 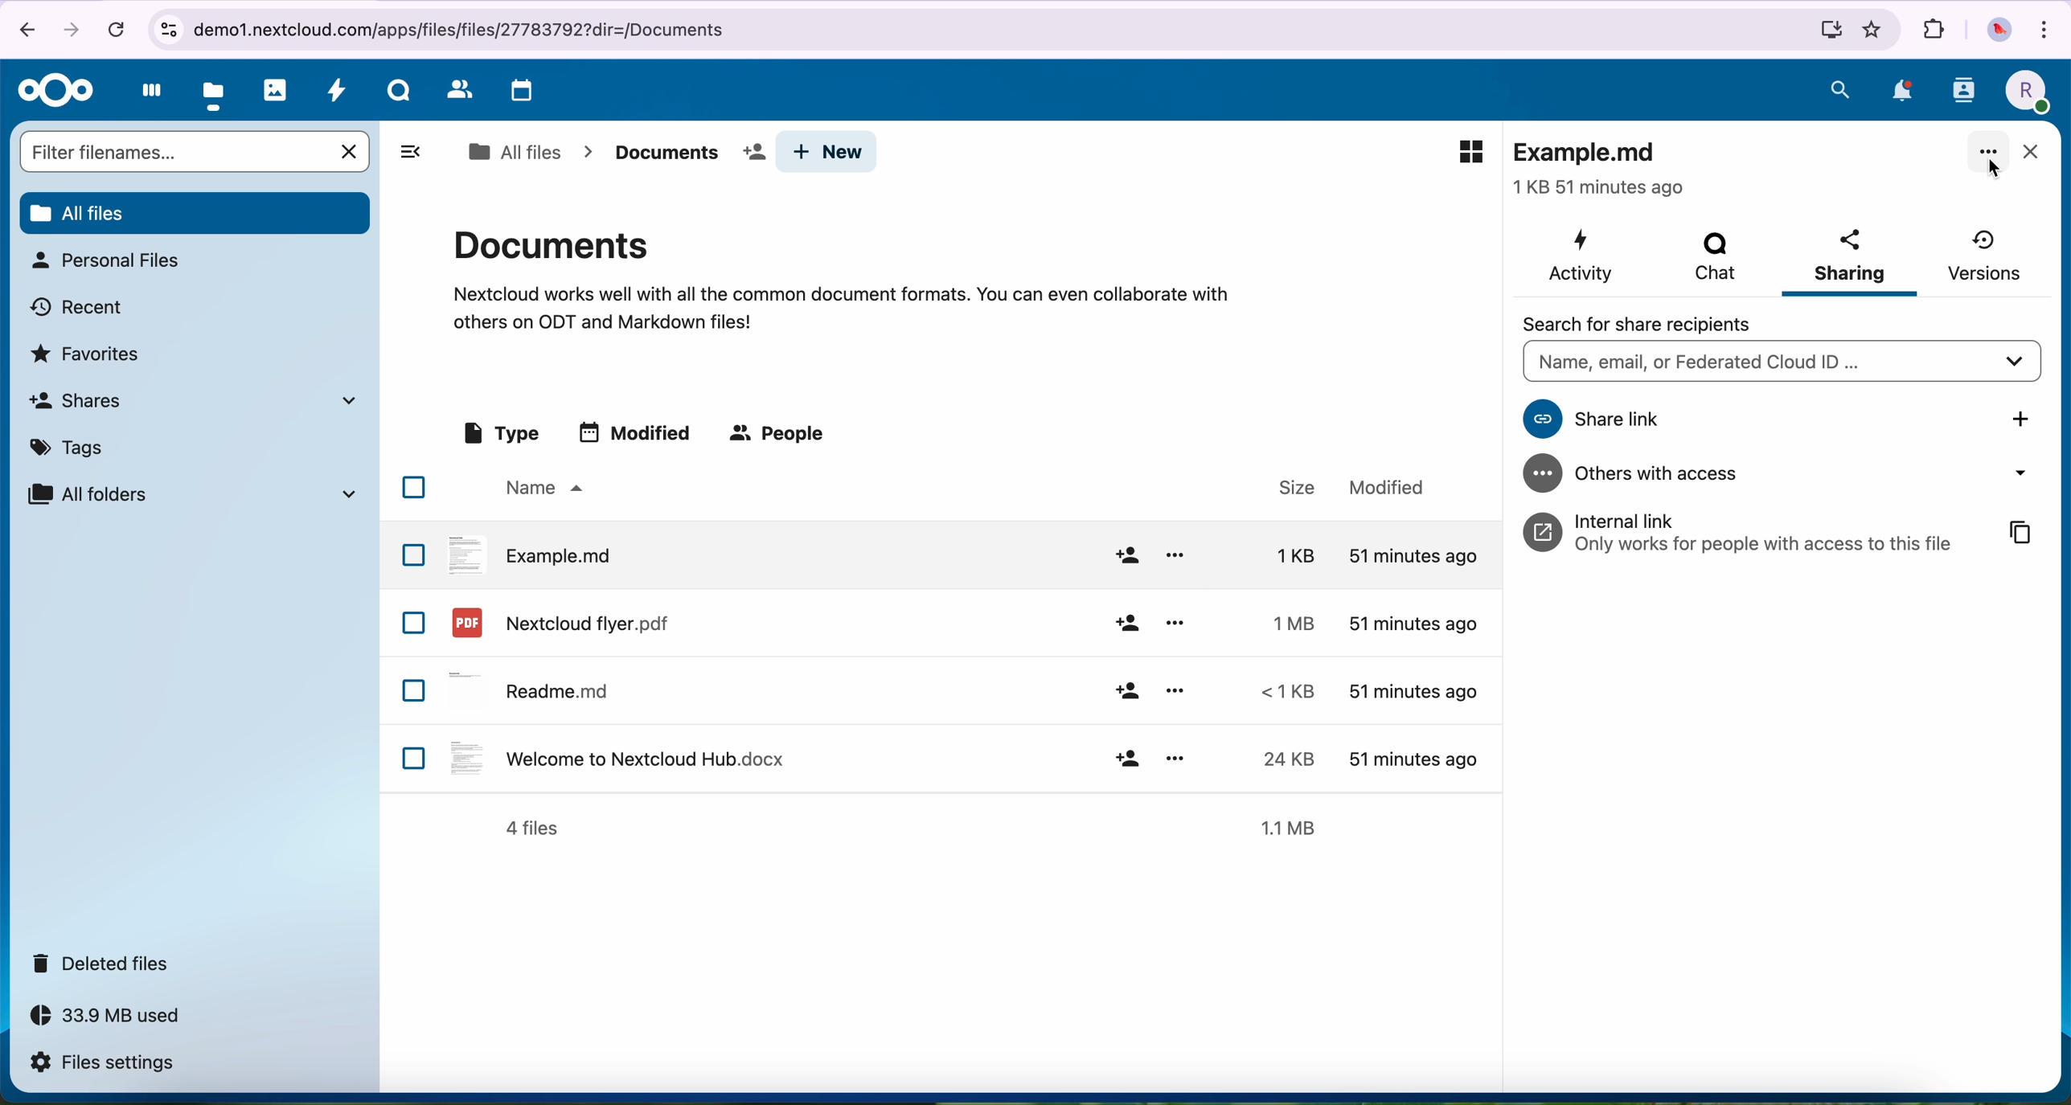 What do you see at coordinates (1780, 473) in the screenshot?
I see `others with acces` at bounding box center [1780, 473].